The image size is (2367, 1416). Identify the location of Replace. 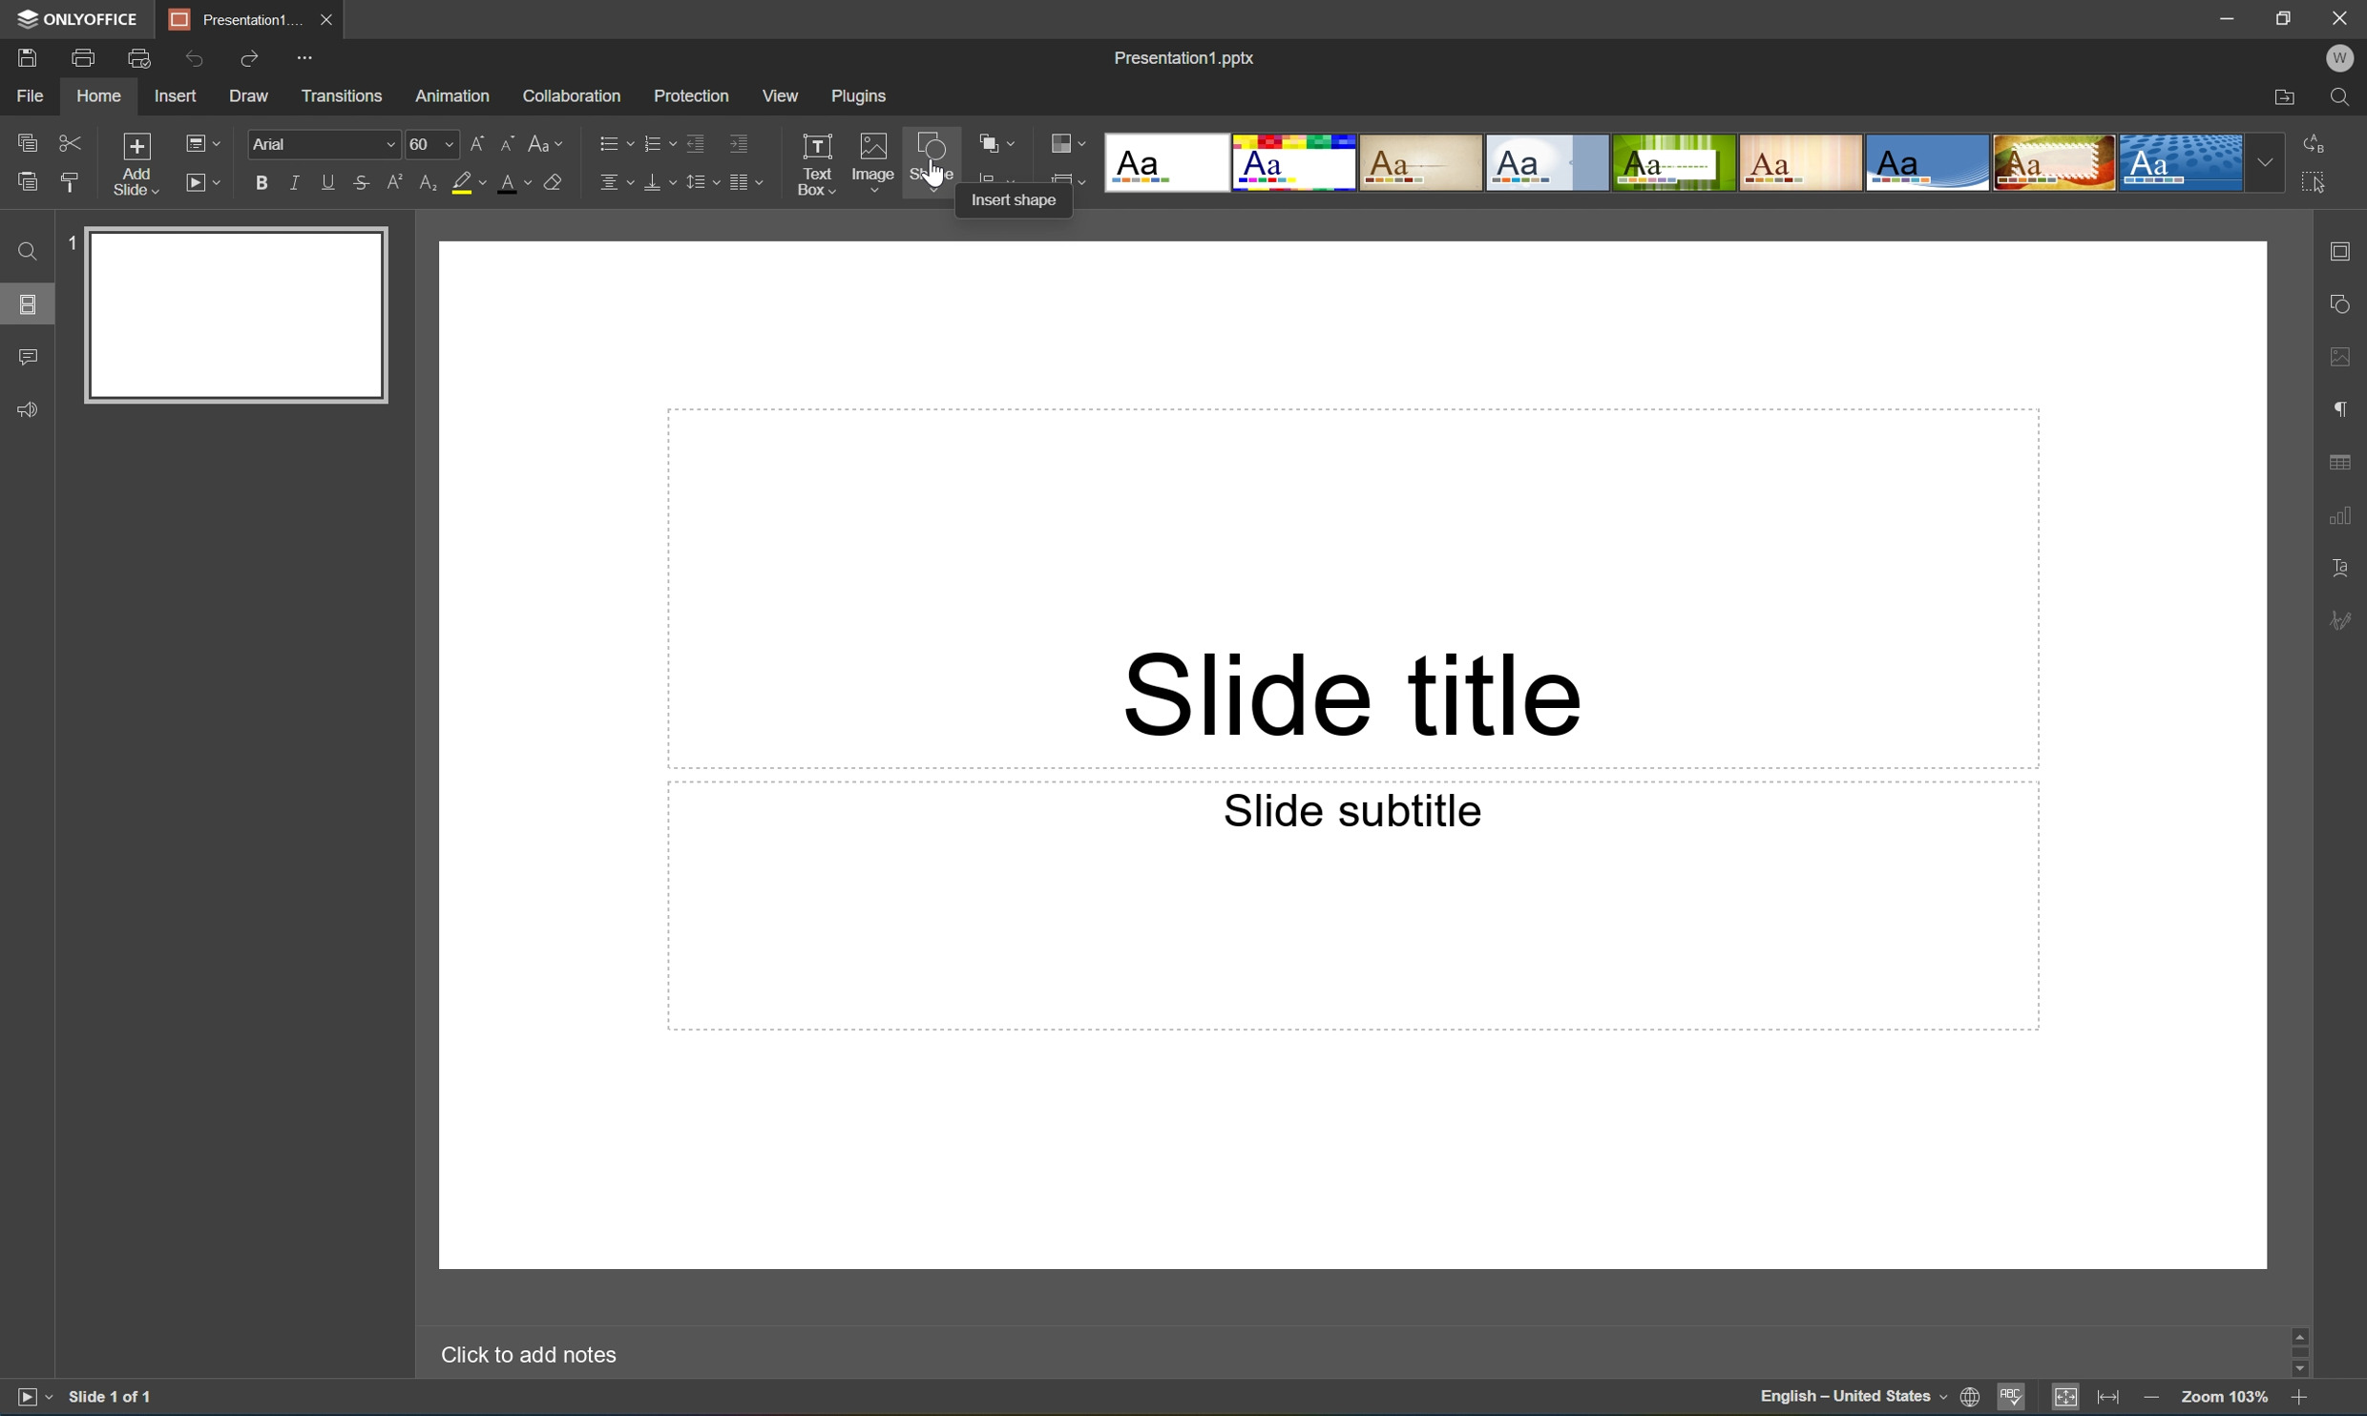
(2320, 141).